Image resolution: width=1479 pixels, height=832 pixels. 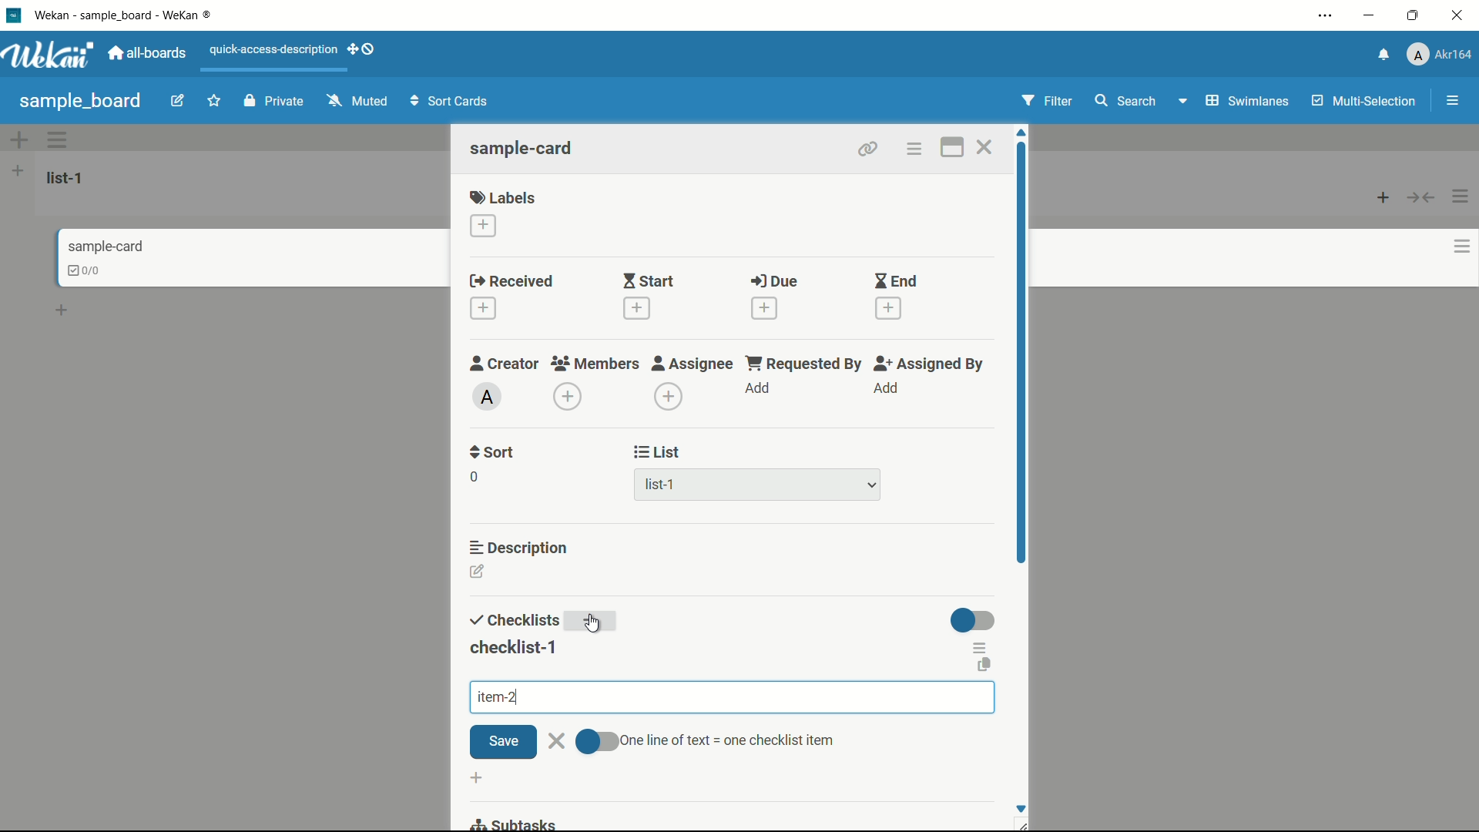 What do you see at coordinates (986, 666) in the screenshot?
I see `copy text to clipboard` at bounding box center [986, 666].